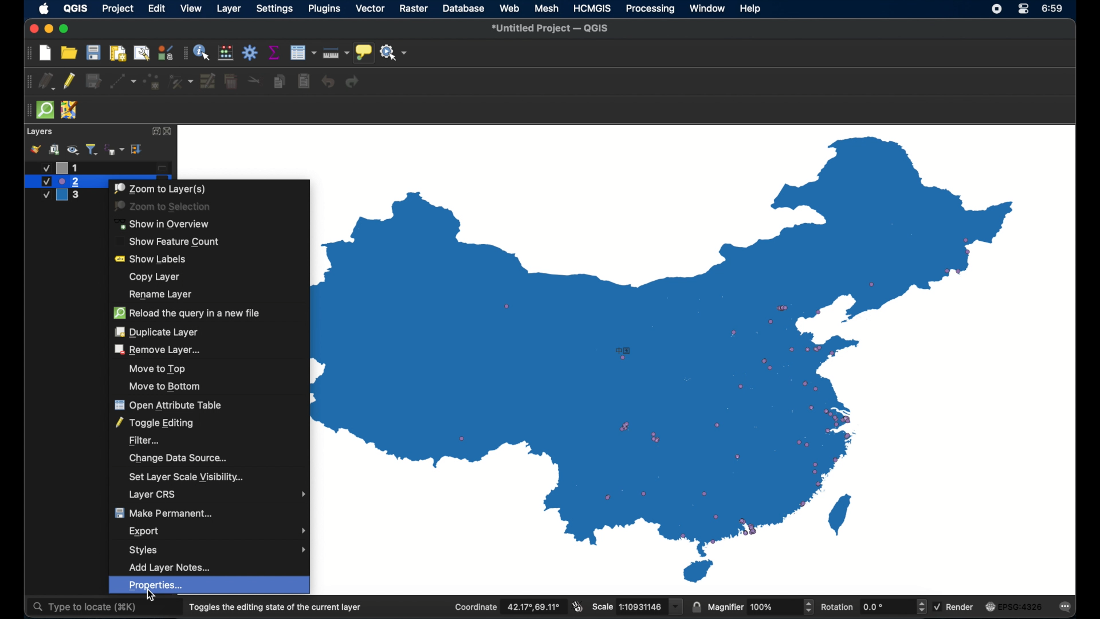  Describe the element at coordinates (231, 82) in the screenshot. I see `delete selected` at that location.